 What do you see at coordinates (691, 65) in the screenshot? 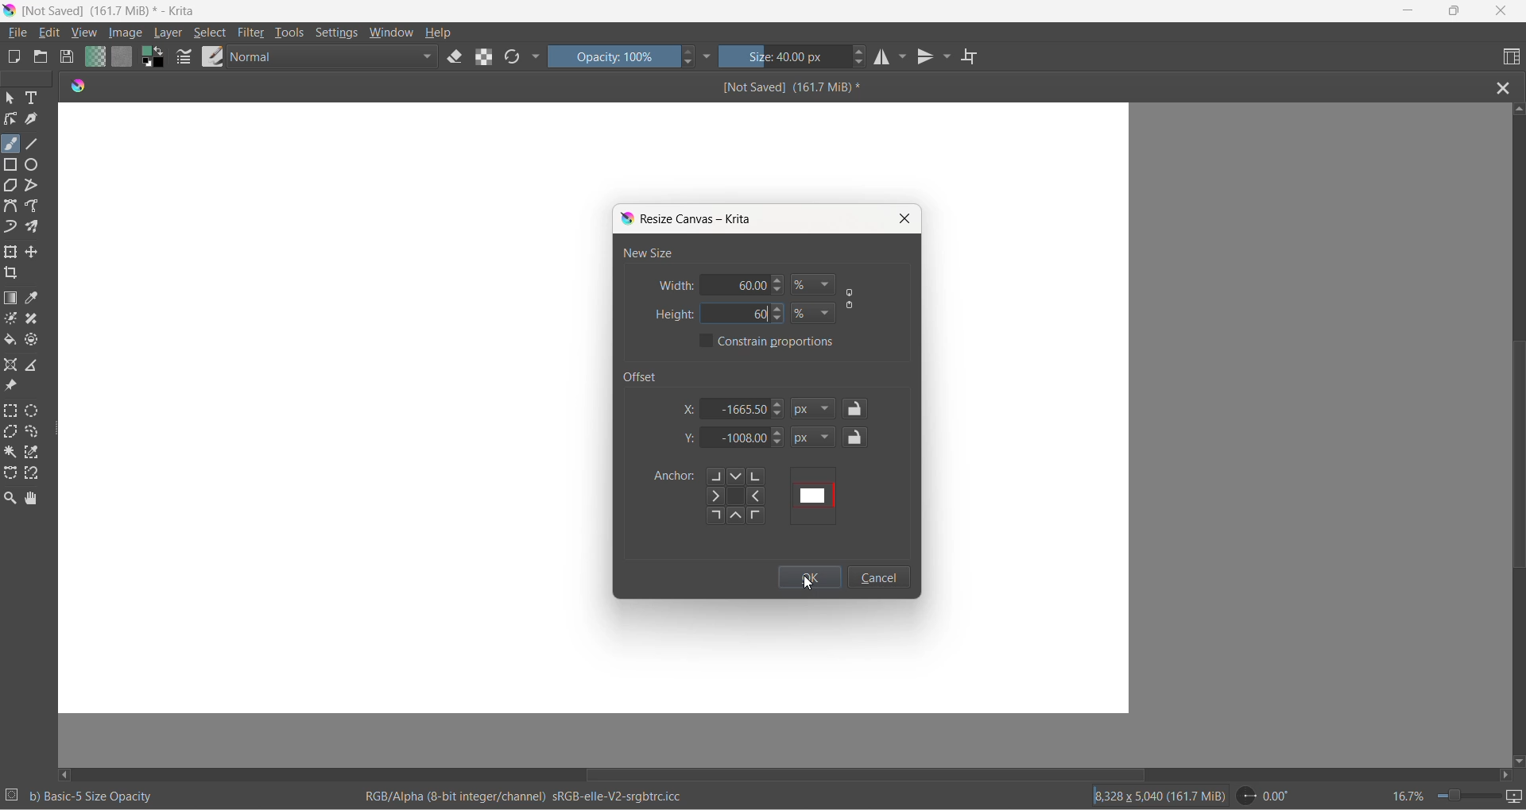
I see `decrement opacity` at bounding box center [691, 65].